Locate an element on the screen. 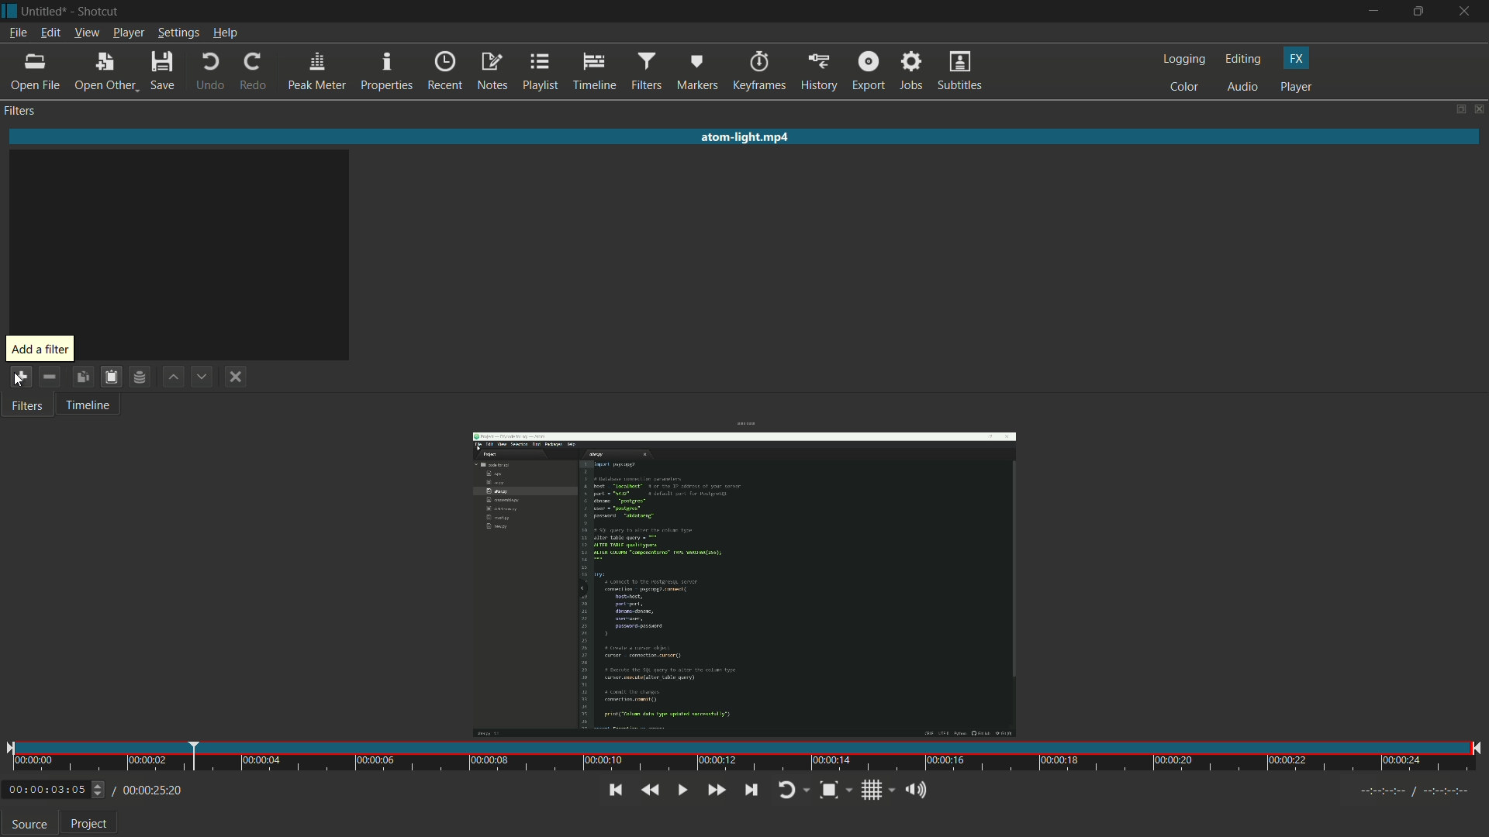  filters is located at coordinates (19, 111).